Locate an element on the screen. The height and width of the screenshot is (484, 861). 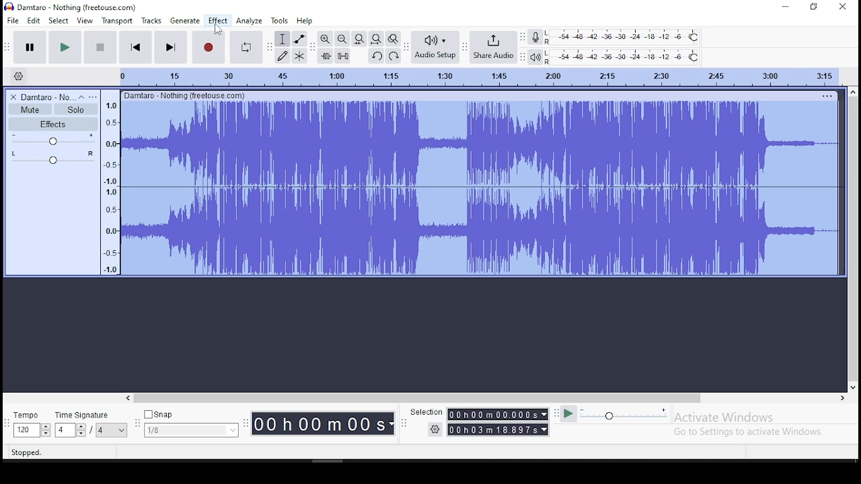
file is located at coordinates (12, 19).